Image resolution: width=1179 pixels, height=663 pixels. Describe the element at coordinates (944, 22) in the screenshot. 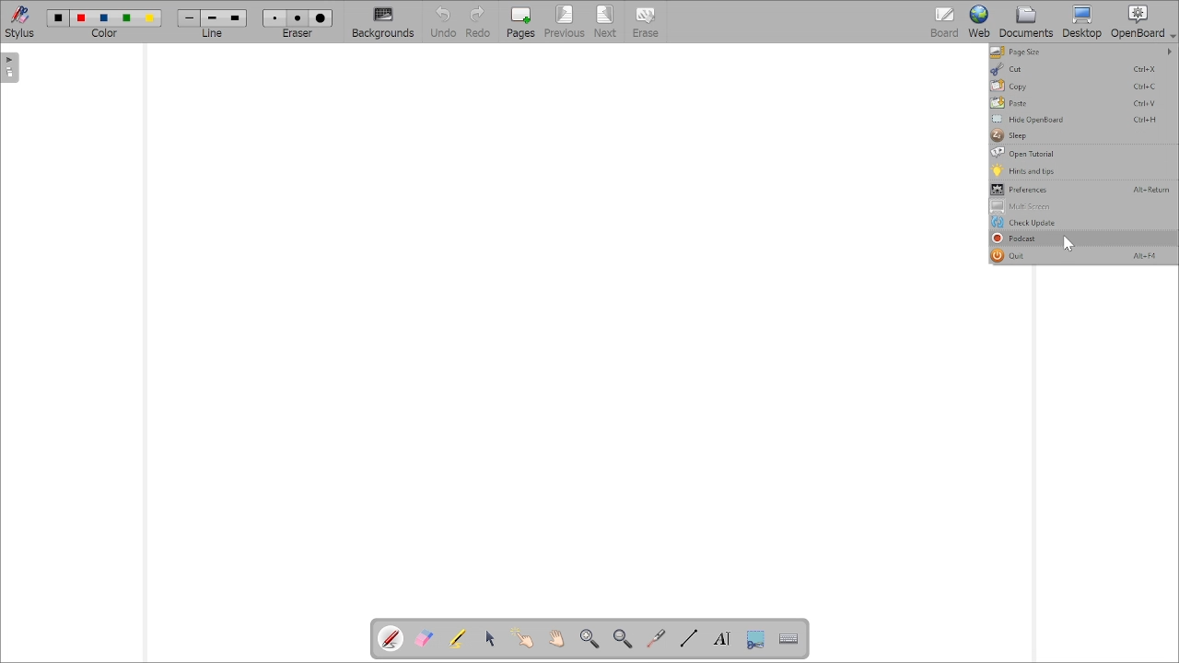

I see `bOARD` at that location.